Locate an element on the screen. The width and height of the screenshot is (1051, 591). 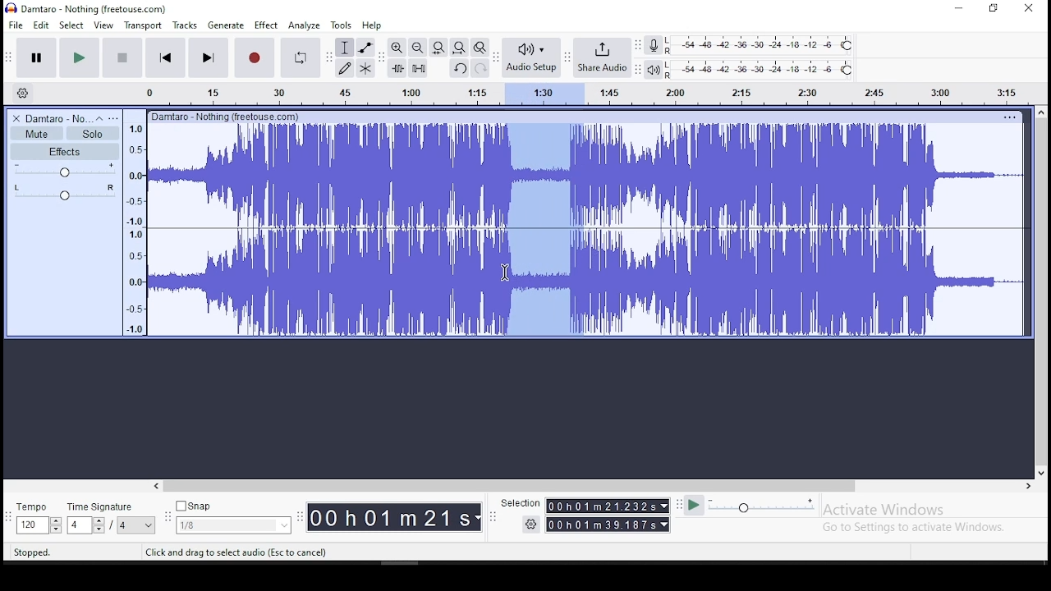
 is located at coordinates (493, 517).